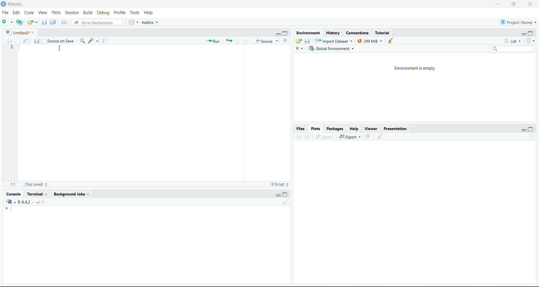 This screenshot has width=539, height=287. Describe the element at coordinates (300, 129) in the screenshot. I see `Files` at that location.